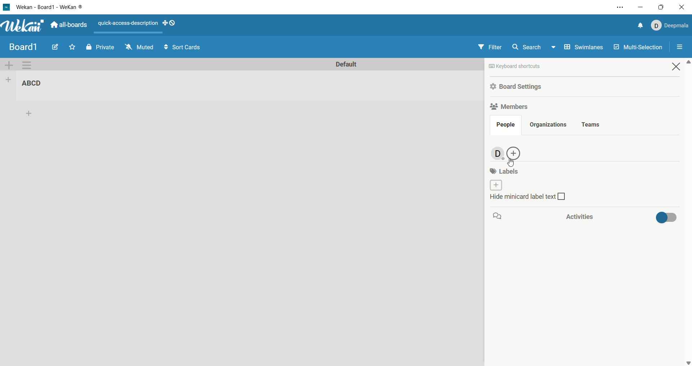 The width and height of the screenshot is (692, 366). What do you see at coordinates (36, 84) in the screenshot?
I see `list title` at bounding box center [36, 84].